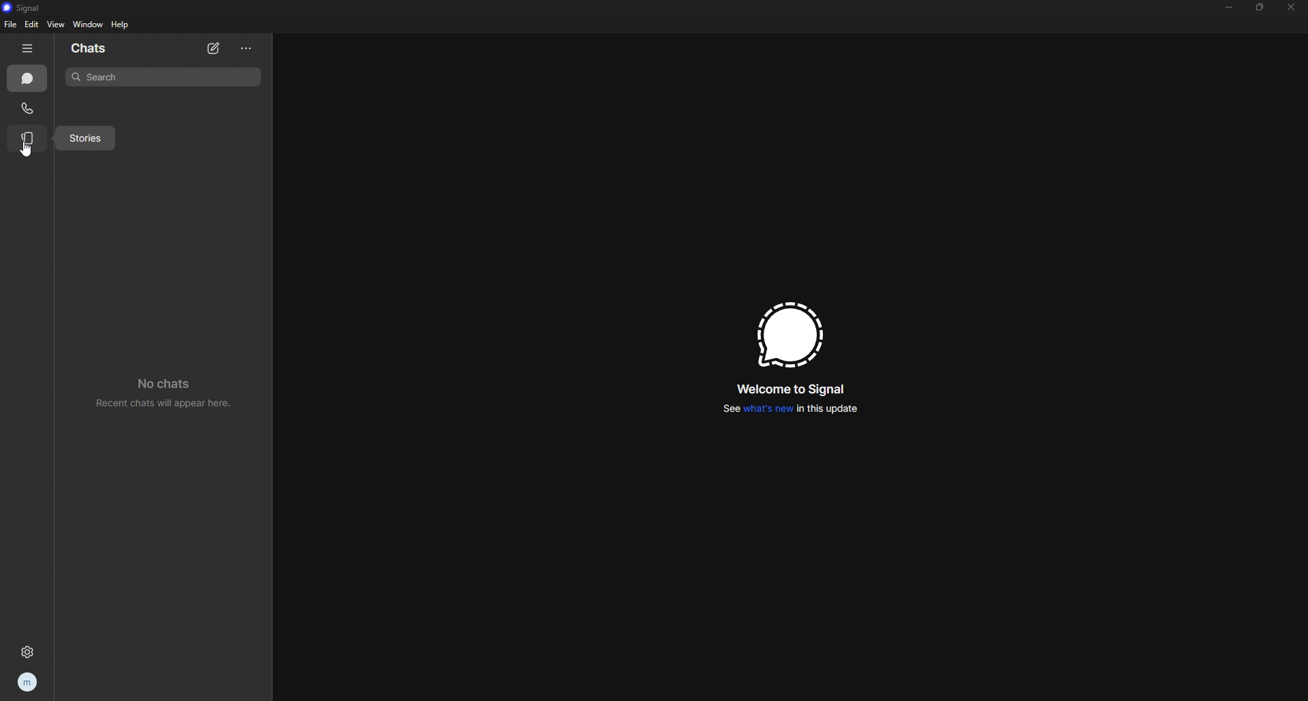 This screenshot has height=701, width=1308. What do you see at coordinates (1291, 6) in the screenshot?
I see `close` at bounding box center [1291, 6].